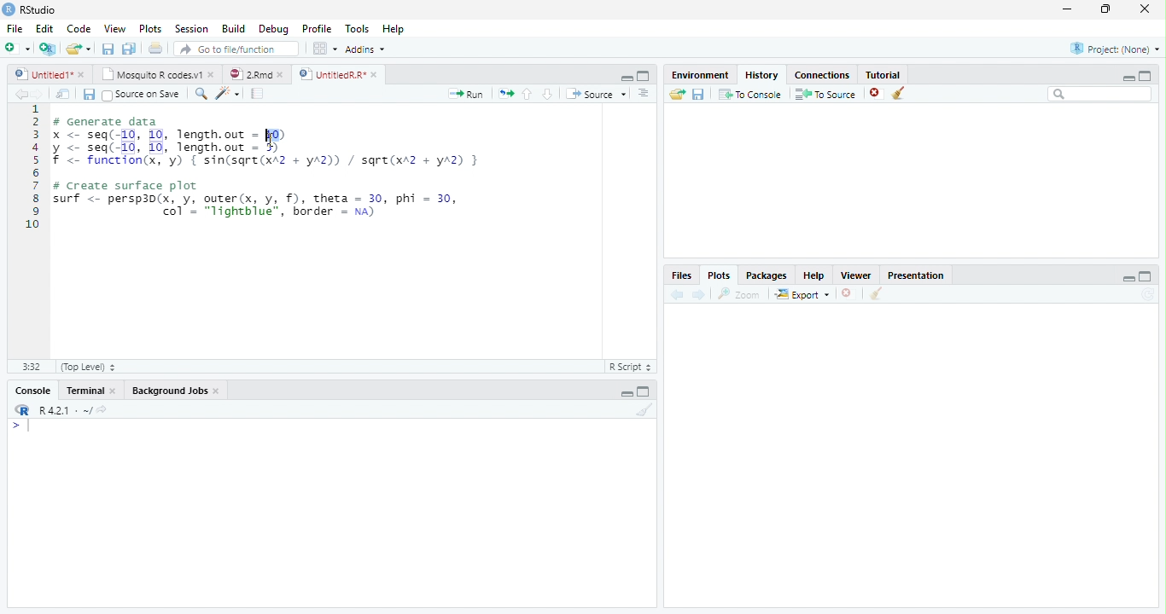  What do you see at coordinates (273, 28) in the screenshot?
I see `Debug` at bounding box center [273, 28].